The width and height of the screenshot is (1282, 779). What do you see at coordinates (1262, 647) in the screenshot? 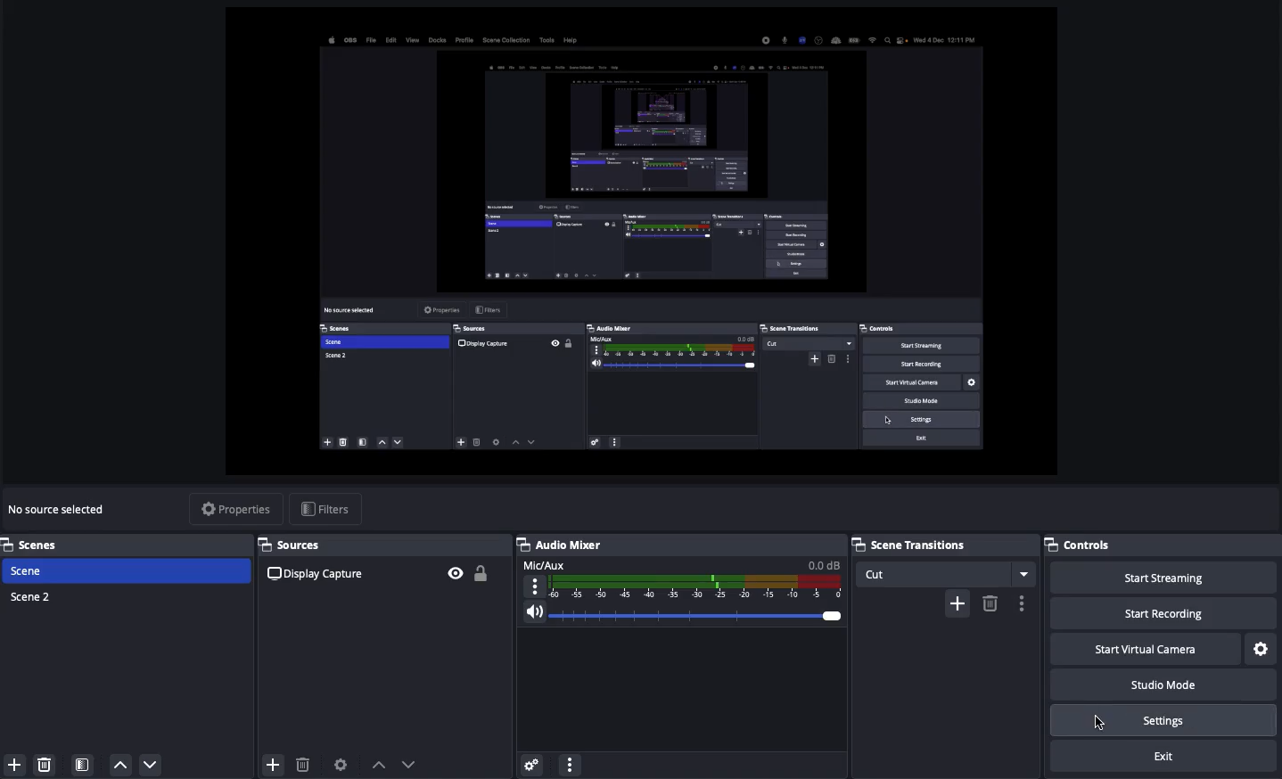
I see `Settings` at bounding box center [1262, 647].